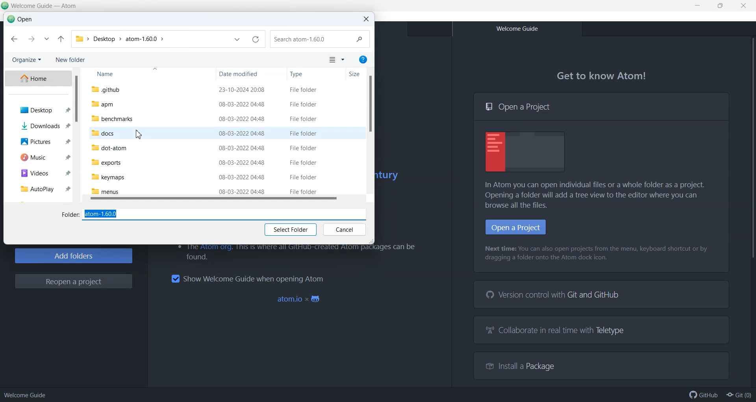 The width and height of the screenshot is (756, 402). I want to click on atom-1.60.0, so click(227, 214).